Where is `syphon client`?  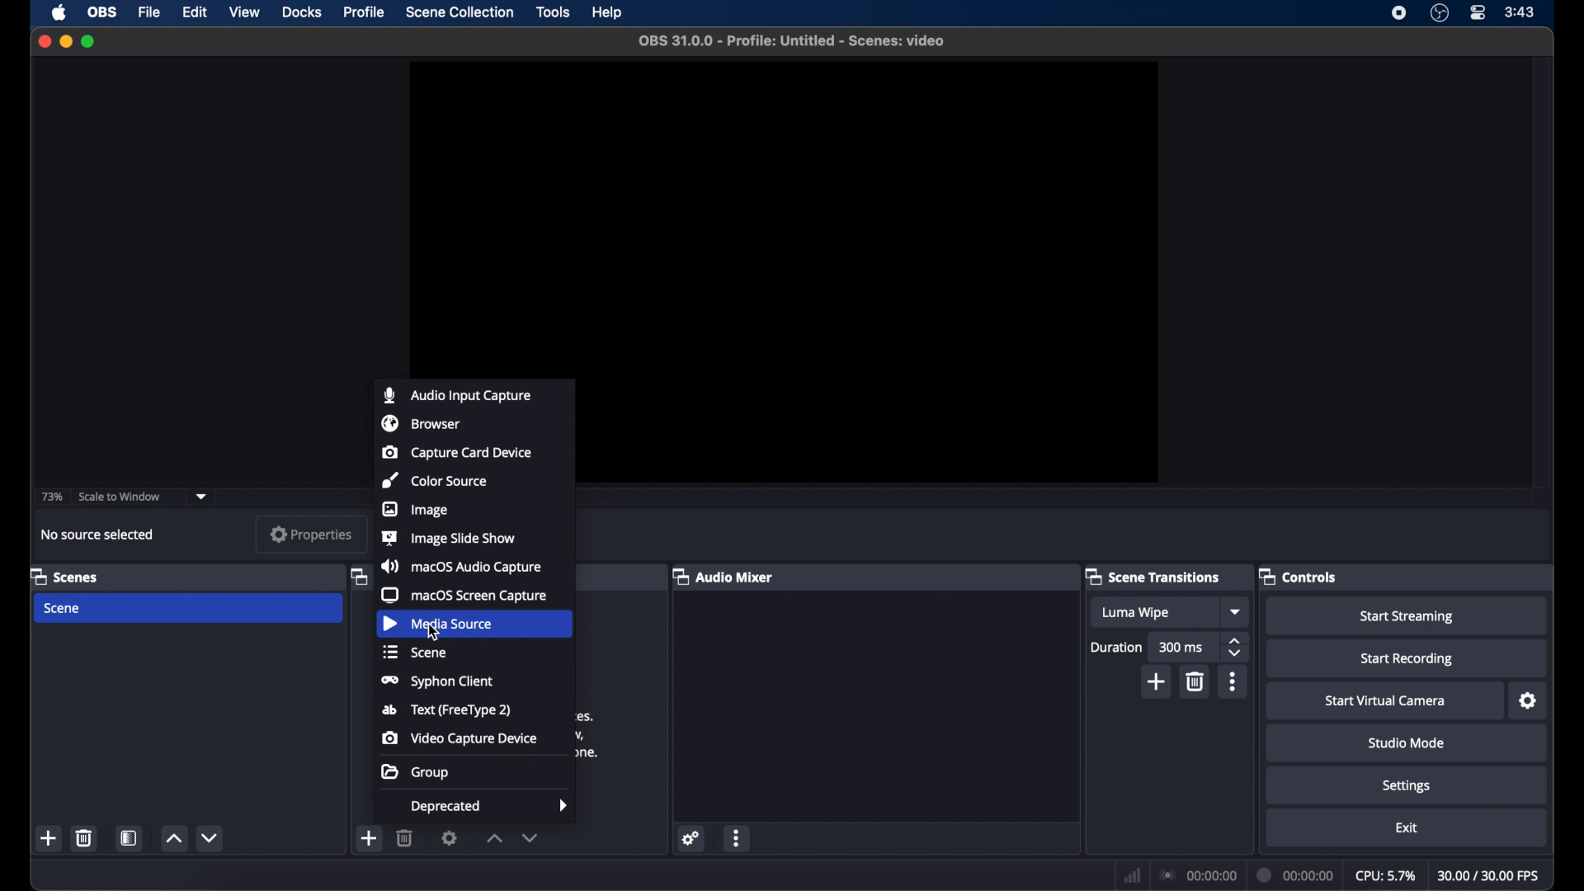 syphon client is located at coordinates (436, 681).